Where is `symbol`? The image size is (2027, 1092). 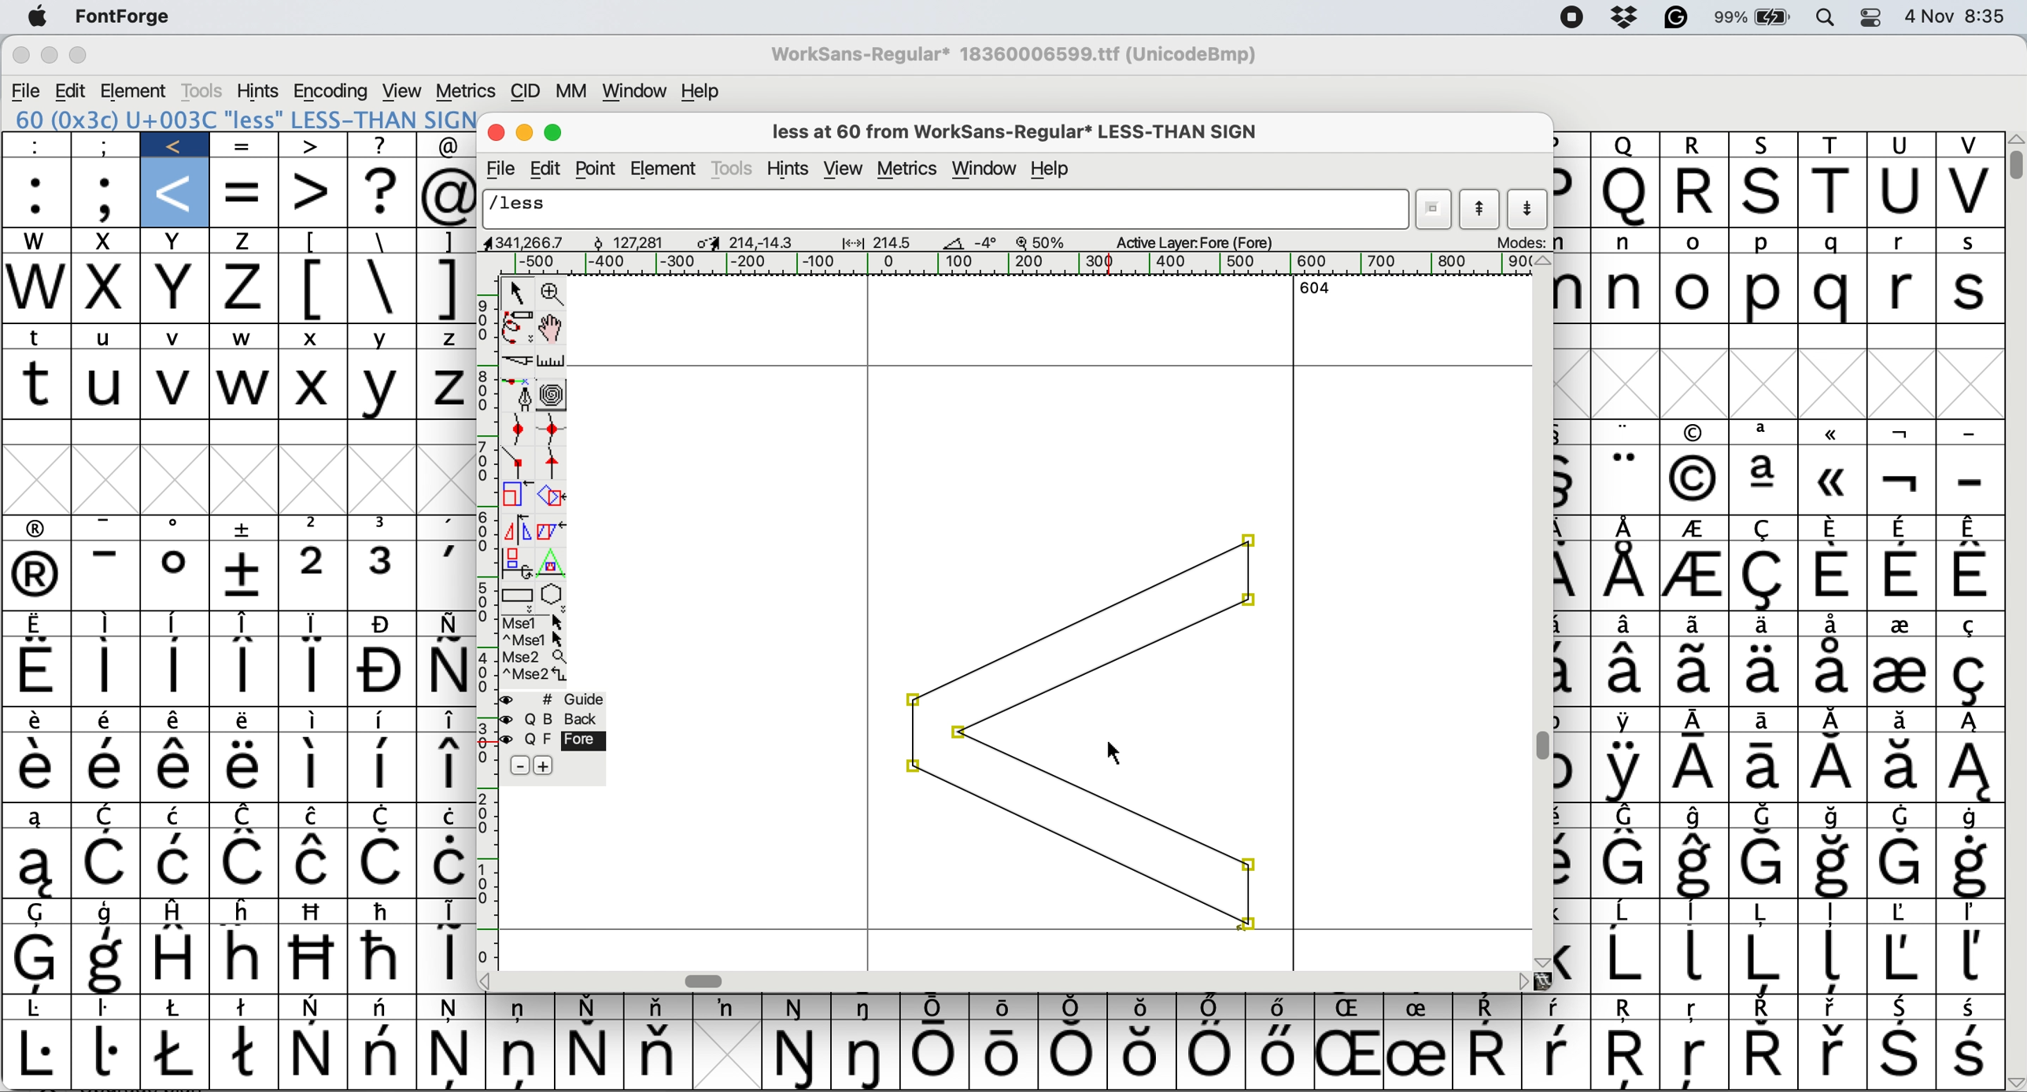
symbol is located at coordinates (109, 813).